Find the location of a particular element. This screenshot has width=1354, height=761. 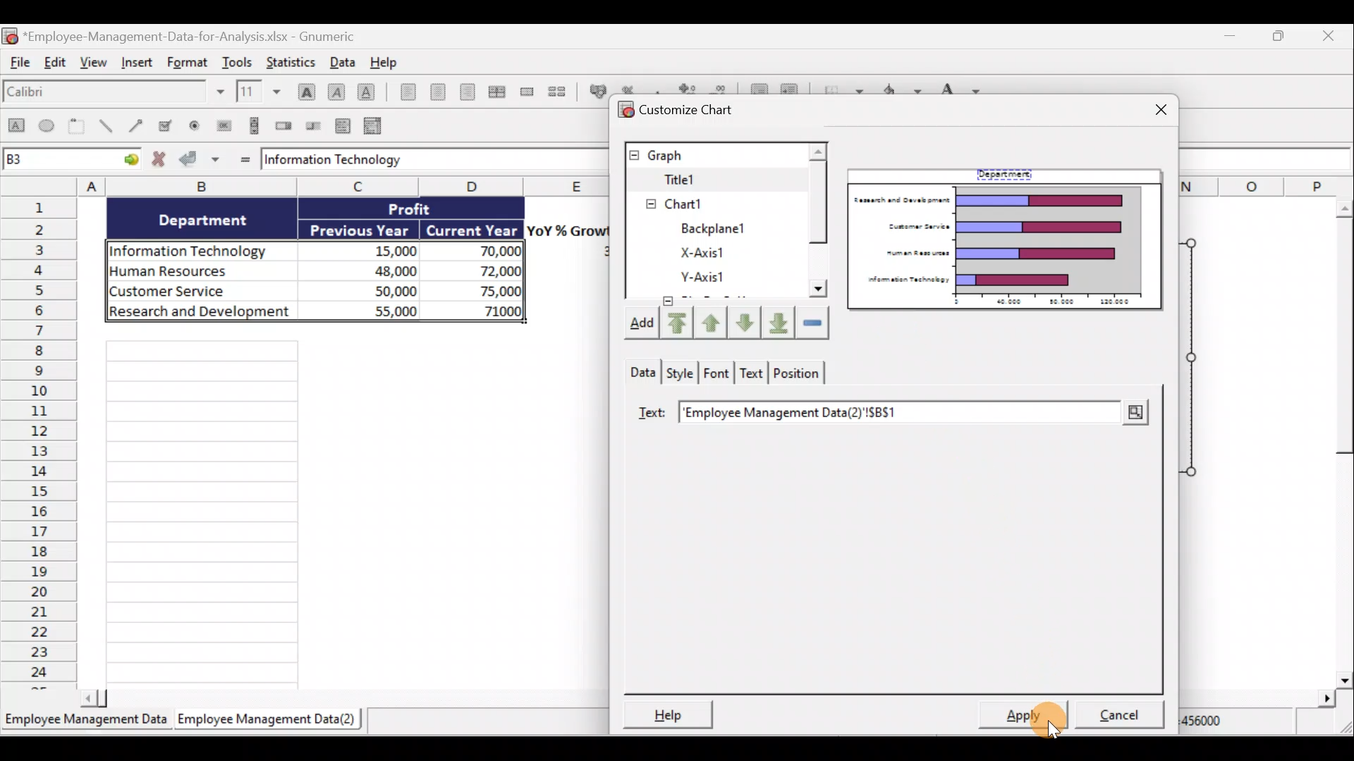

71000 is located at coordinates (498, 310).